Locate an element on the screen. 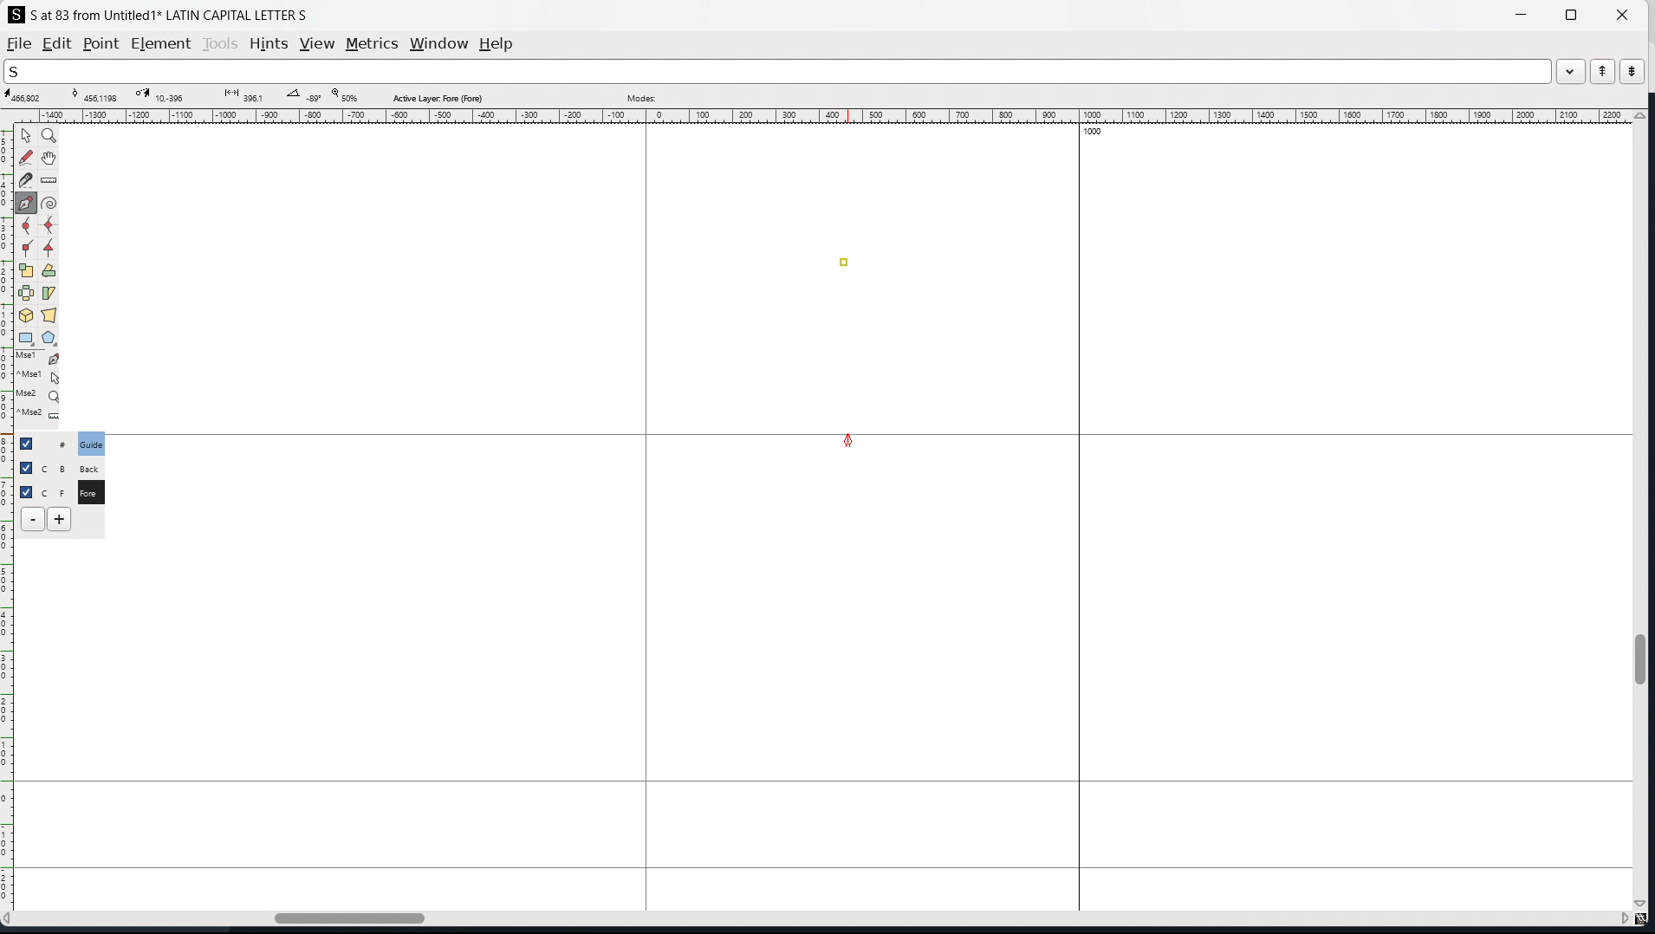 This screenshot has width=1655, height=934. add a tangent point is located at coordinates (49, 249).